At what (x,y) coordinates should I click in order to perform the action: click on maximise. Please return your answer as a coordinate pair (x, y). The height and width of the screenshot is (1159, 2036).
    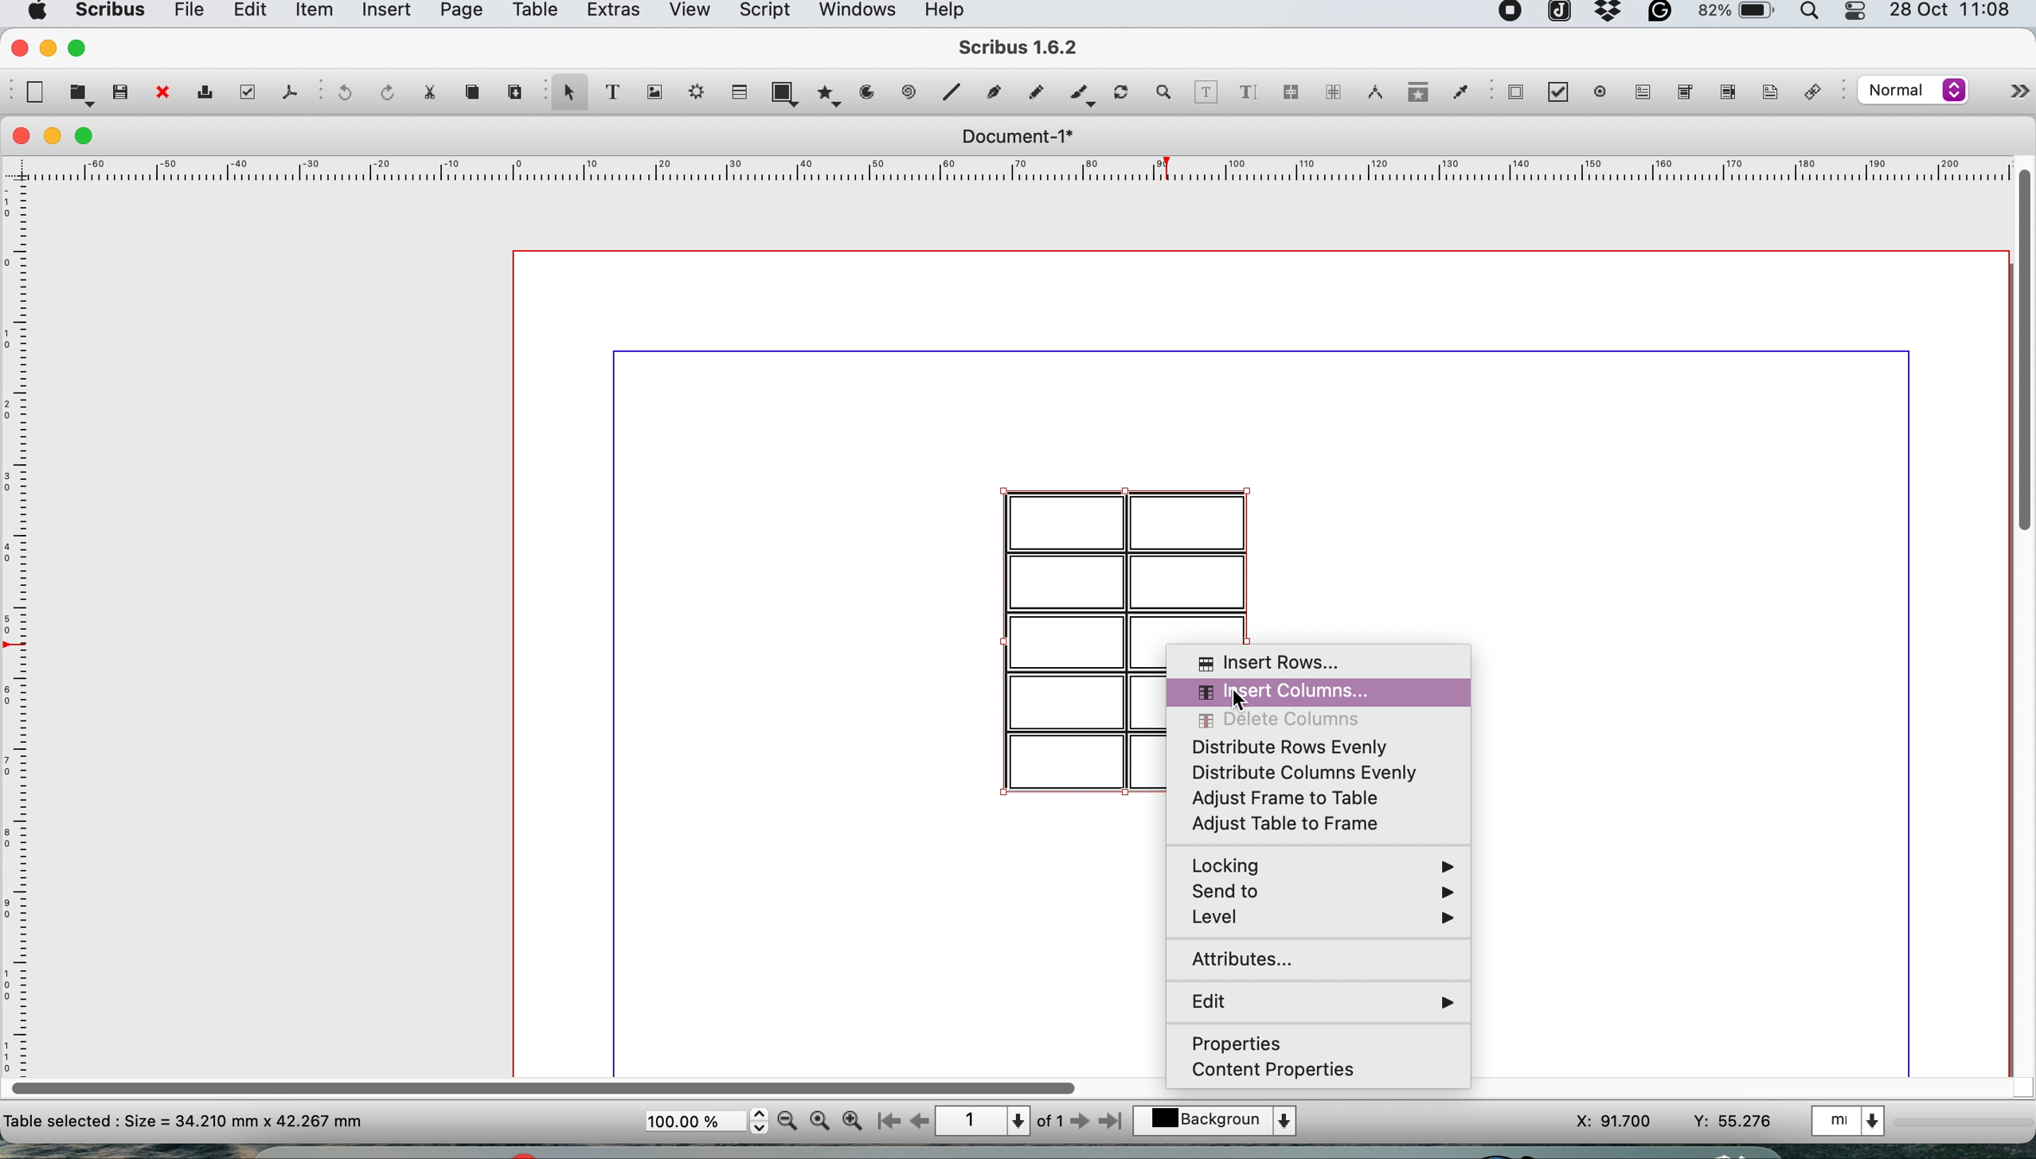
    Looking at the image, I should click on (81, 47).